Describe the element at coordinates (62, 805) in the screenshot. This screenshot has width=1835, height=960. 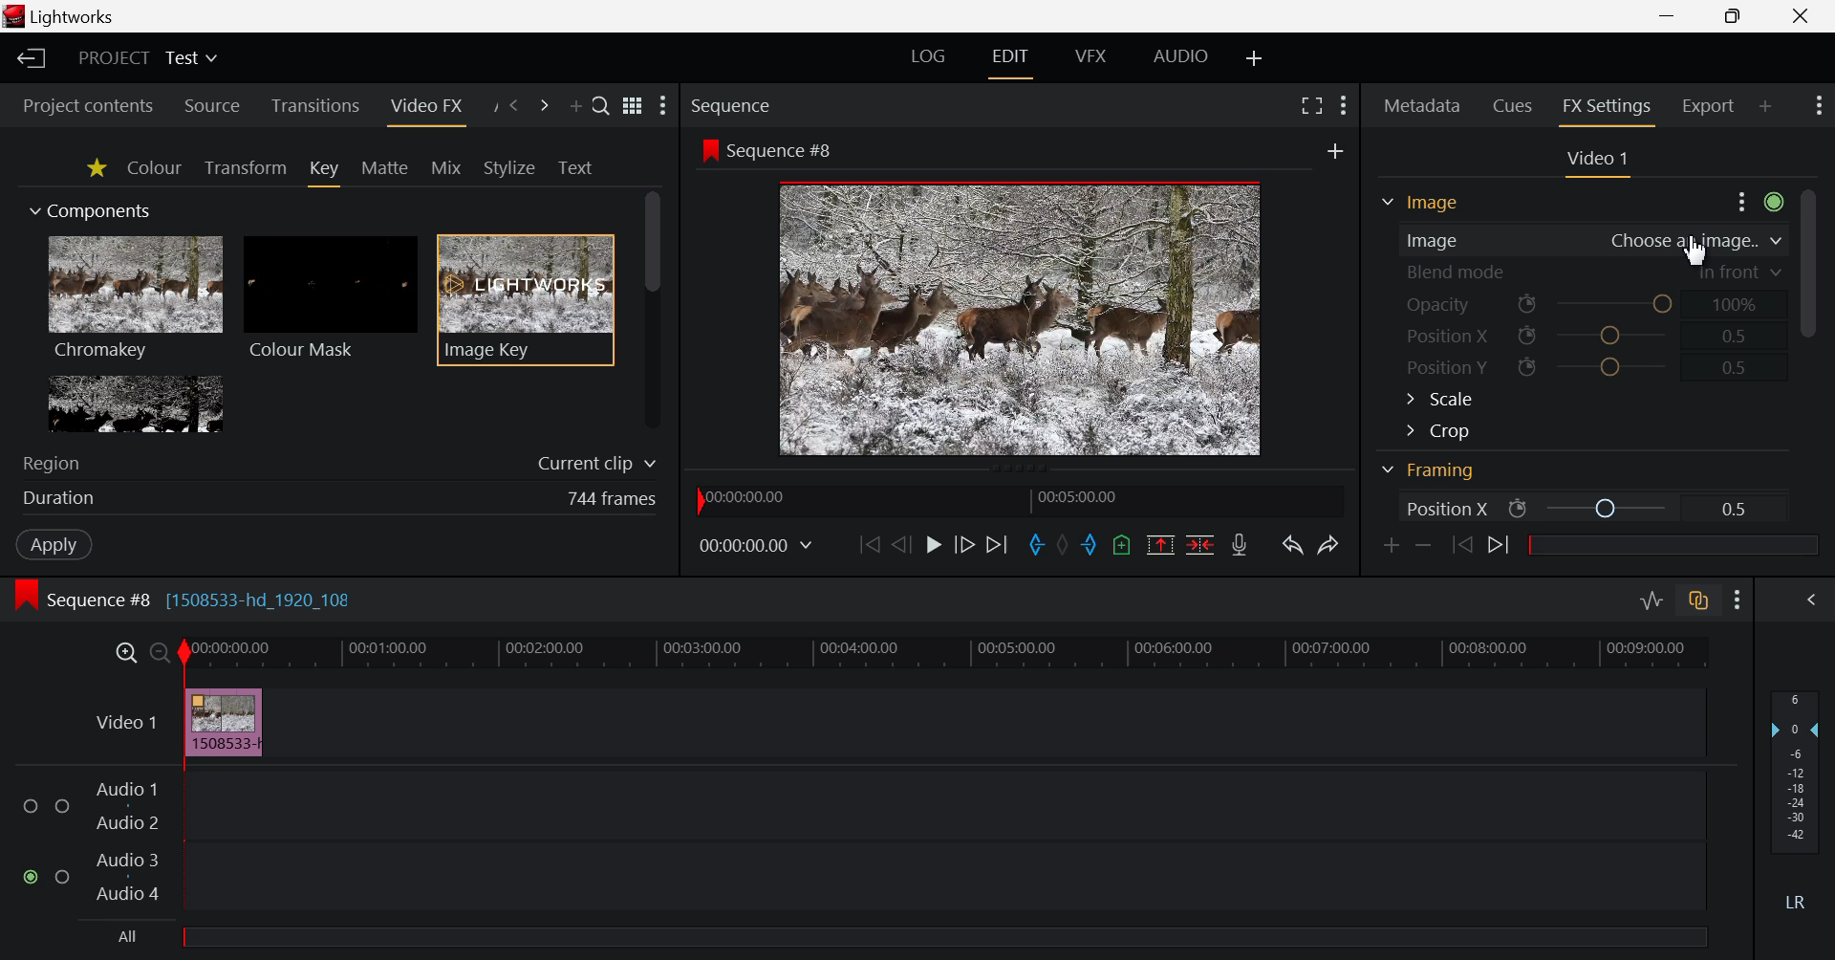
I see `checkbox` at that location.